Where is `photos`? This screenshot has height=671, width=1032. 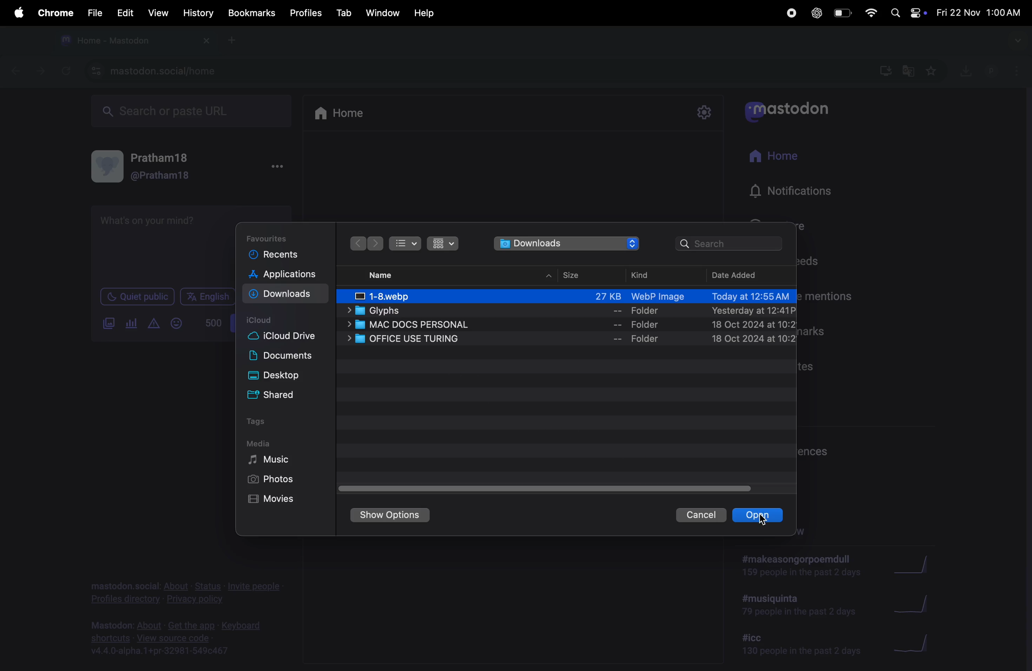 photos is located at coordinates (270, 481).